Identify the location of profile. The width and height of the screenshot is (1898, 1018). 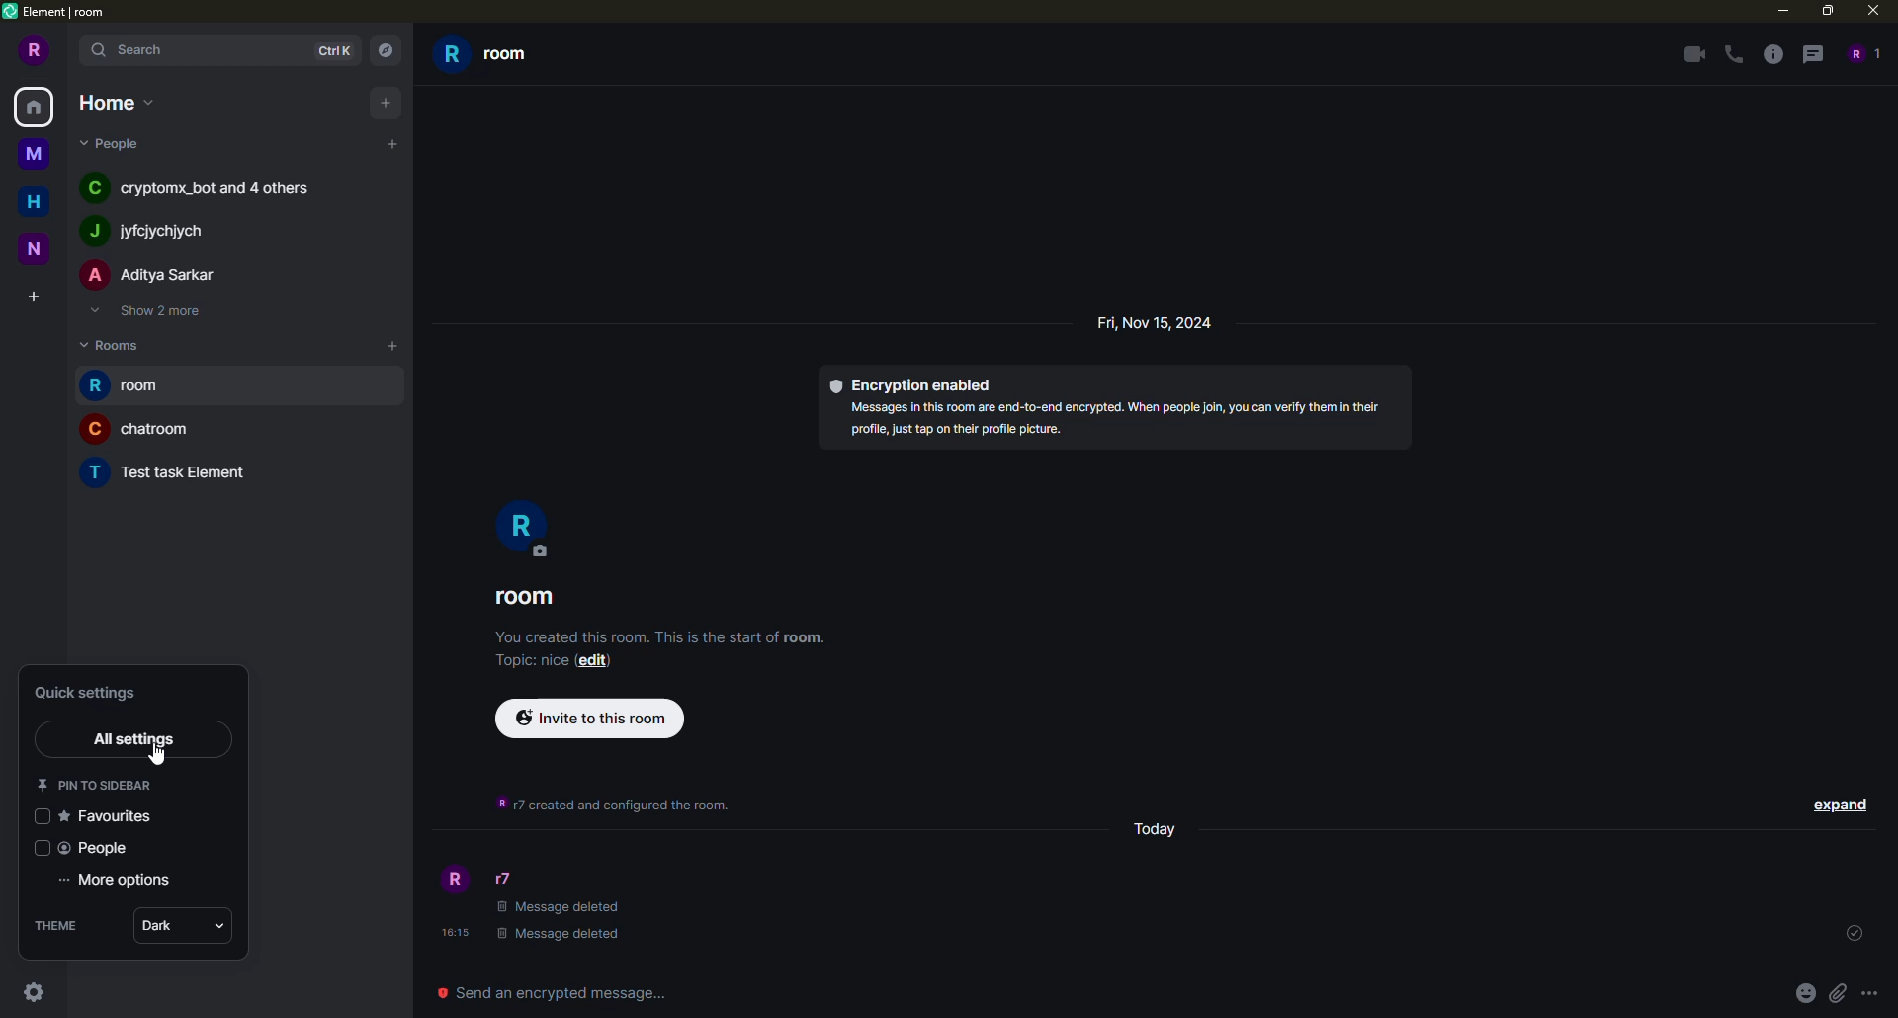
(519, 528).